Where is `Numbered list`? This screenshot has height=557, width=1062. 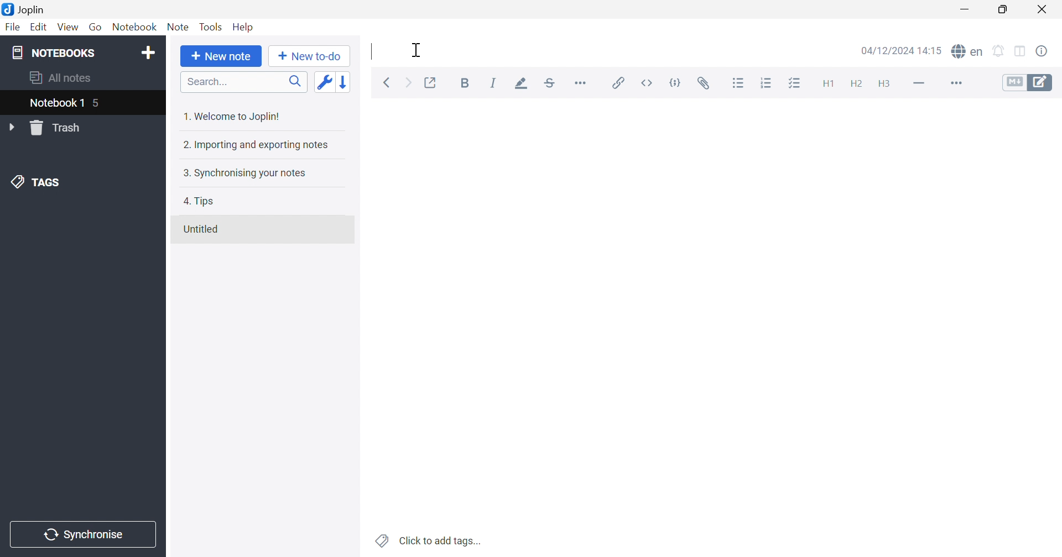
Numbered list is located at coordinates (767, 83).